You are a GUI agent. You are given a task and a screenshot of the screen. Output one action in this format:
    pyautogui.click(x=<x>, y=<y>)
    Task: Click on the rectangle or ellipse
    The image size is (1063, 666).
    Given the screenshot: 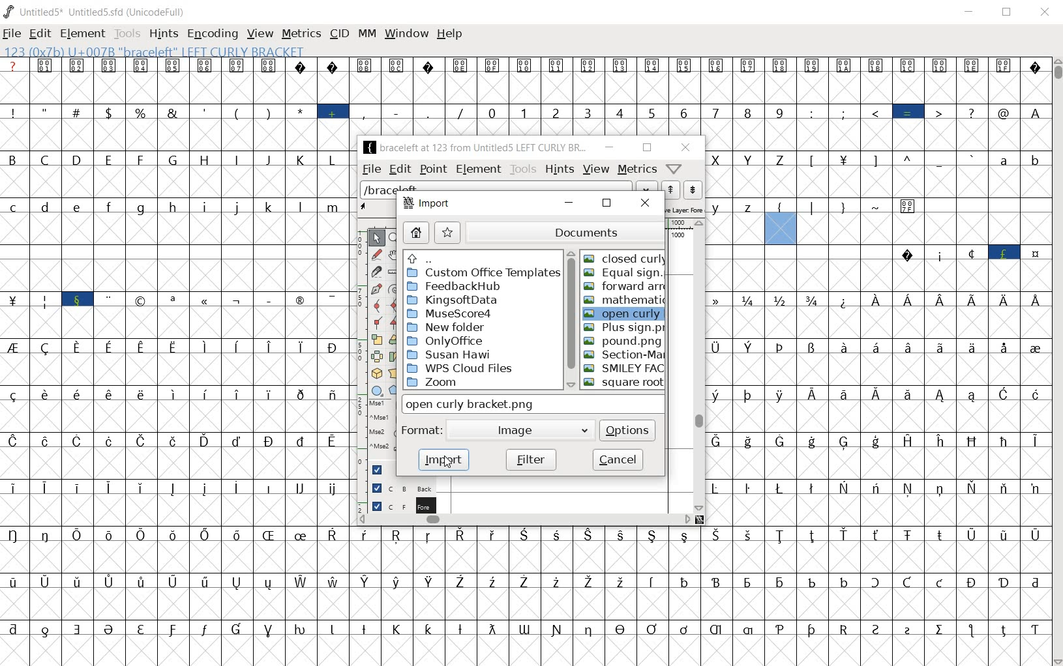 What is the action you would take?
    pyautogui.click(x=376, y=391)
    